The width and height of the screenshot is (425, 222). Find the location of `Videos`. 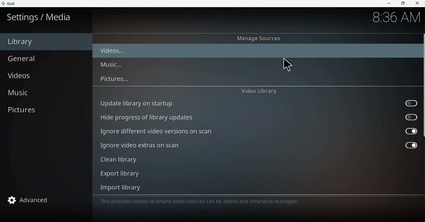

Videos is located at coordinates (45, 77).